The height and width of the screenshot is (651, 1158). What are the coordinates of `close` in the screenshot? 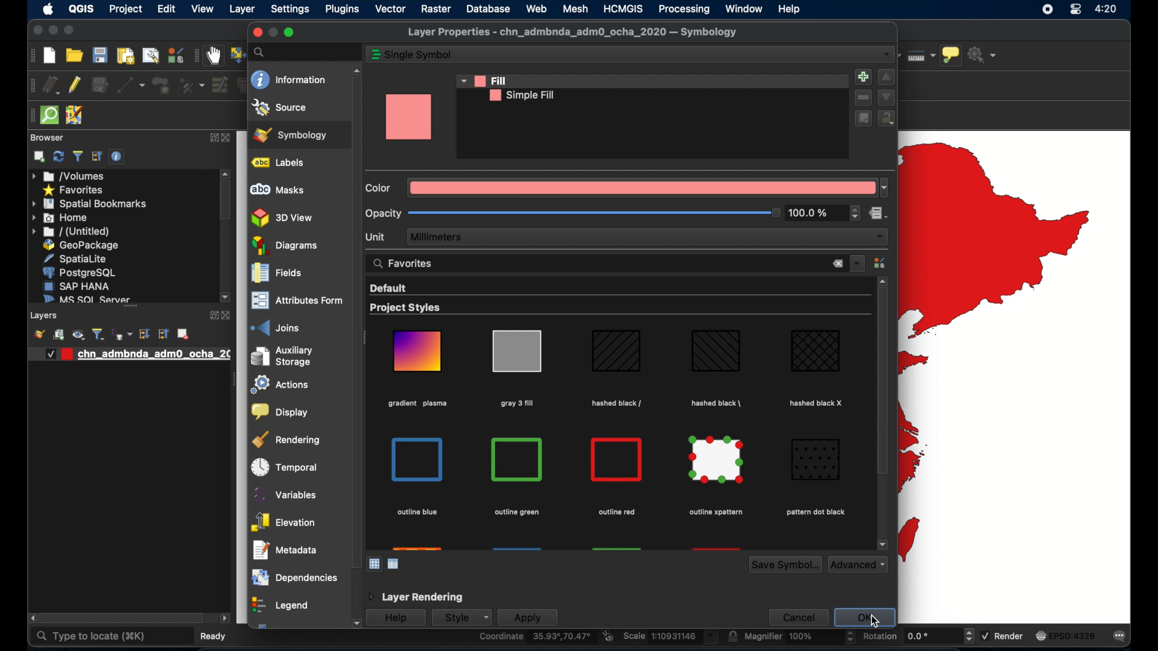 It's located at (231, 139).